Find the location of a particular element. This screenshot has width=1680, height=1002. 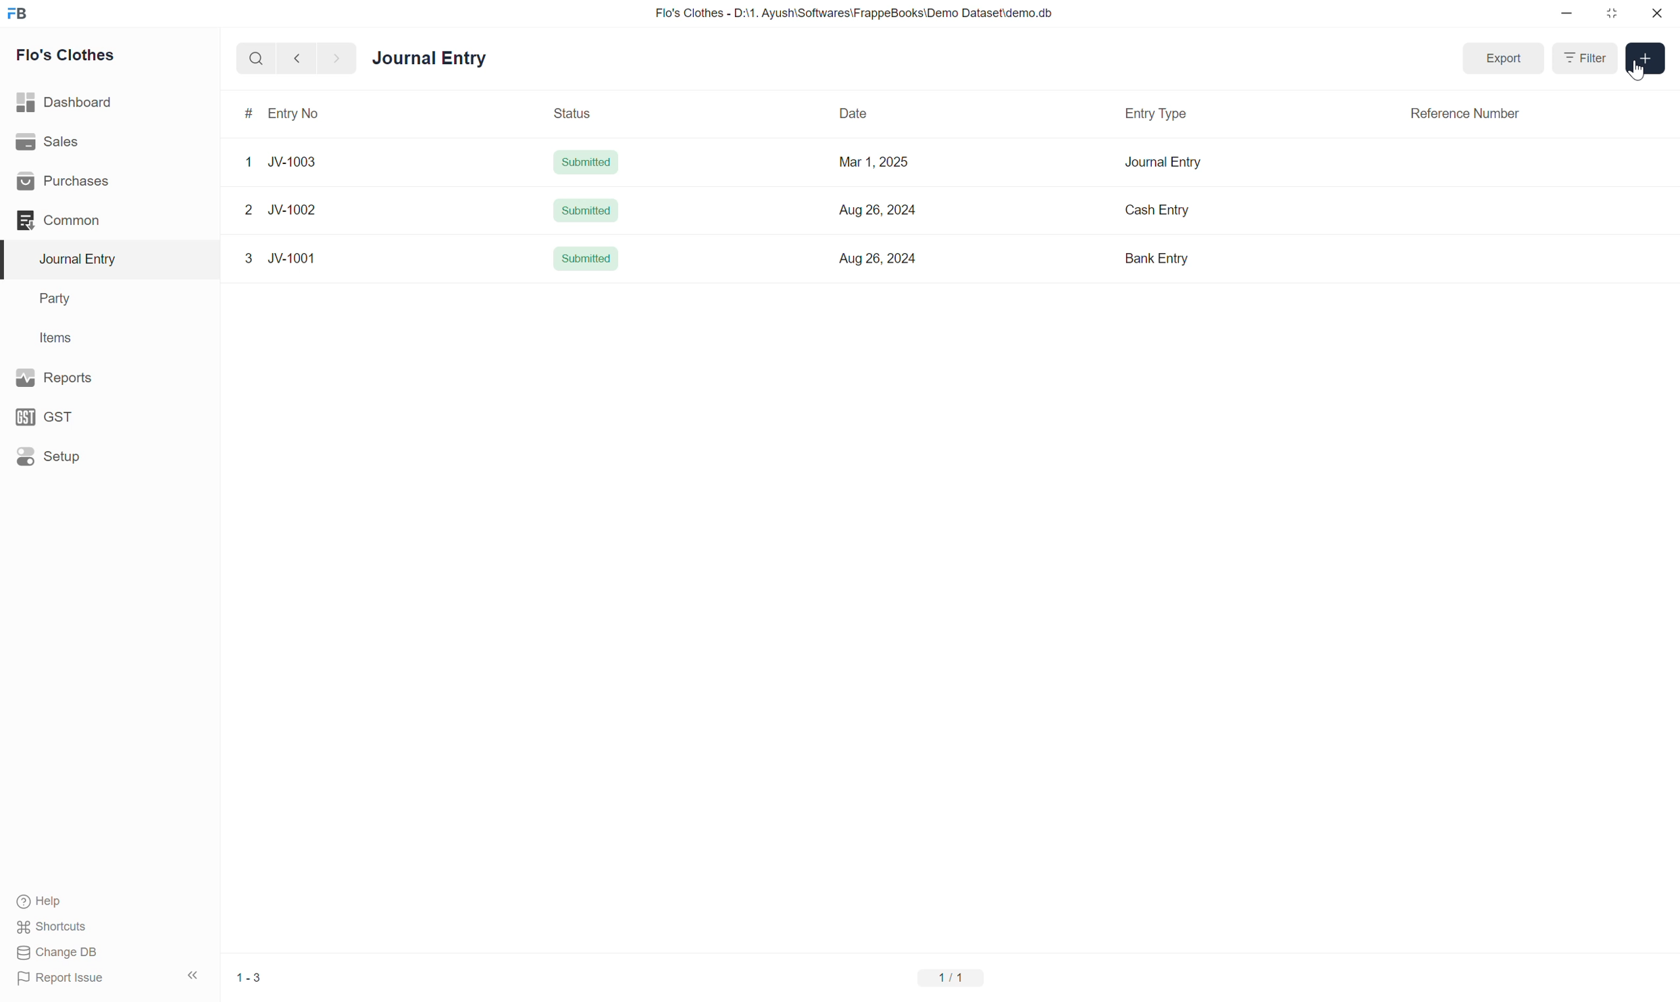

Bank Entry is located at coordinates (1160, 258).